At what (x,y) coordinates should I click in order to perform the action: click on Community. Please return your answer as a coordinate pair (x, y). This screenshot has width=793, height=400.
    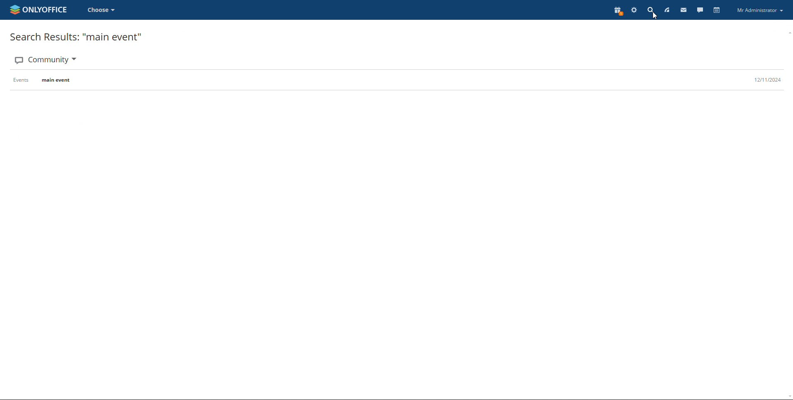
    Looking at the image, I should click on (45, 60).